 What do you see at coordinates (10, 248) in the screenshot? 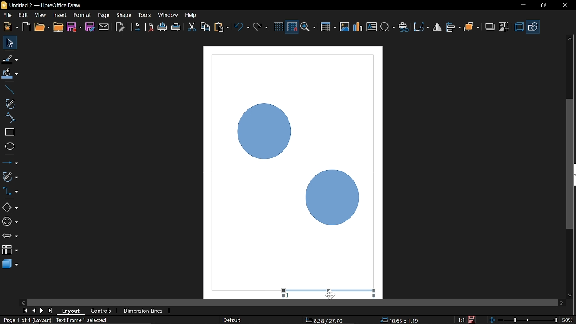
I see `Flowchart` at bounding box center [10, 248].